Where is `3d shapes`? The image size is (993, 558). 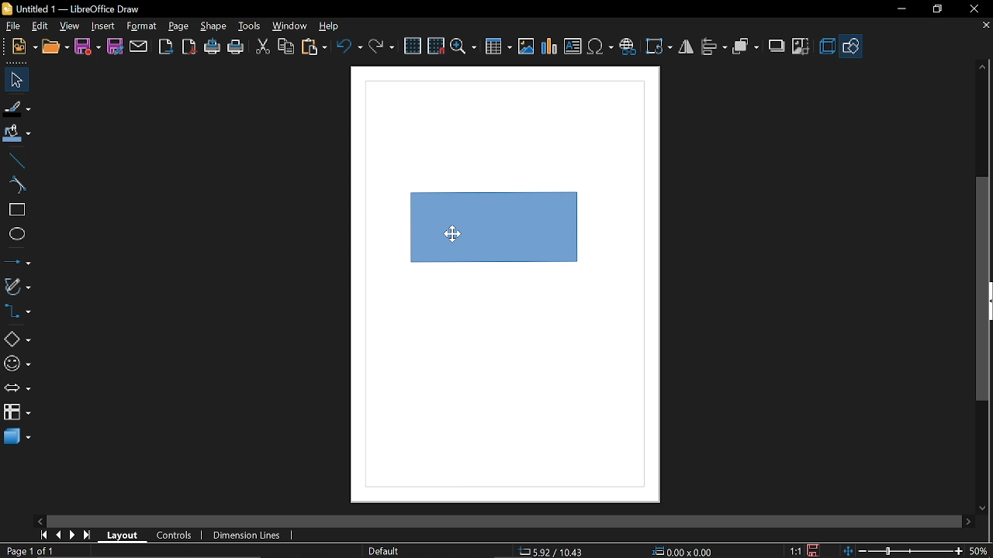 3d shapes is located at coordinates (17, 437).